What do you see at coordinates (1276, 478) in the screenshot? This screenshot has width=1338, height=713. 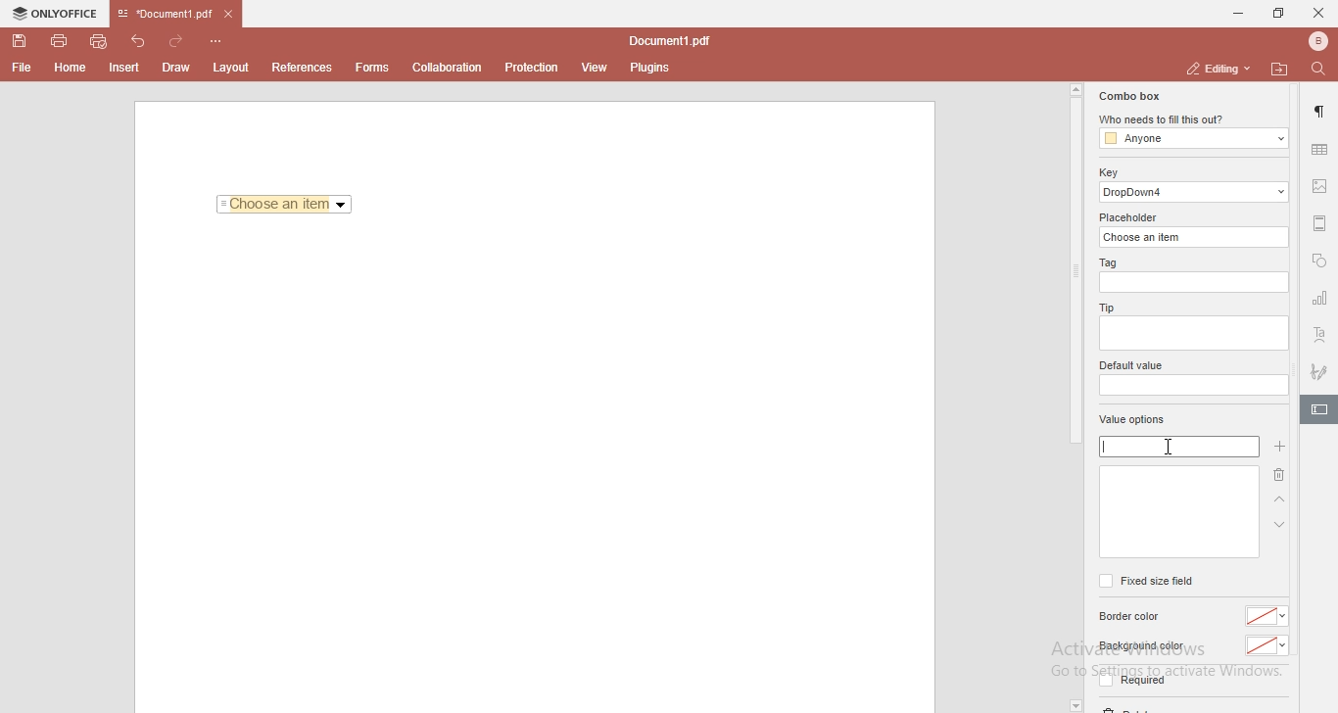 I see `delete` at bounding box center [1276, 478].